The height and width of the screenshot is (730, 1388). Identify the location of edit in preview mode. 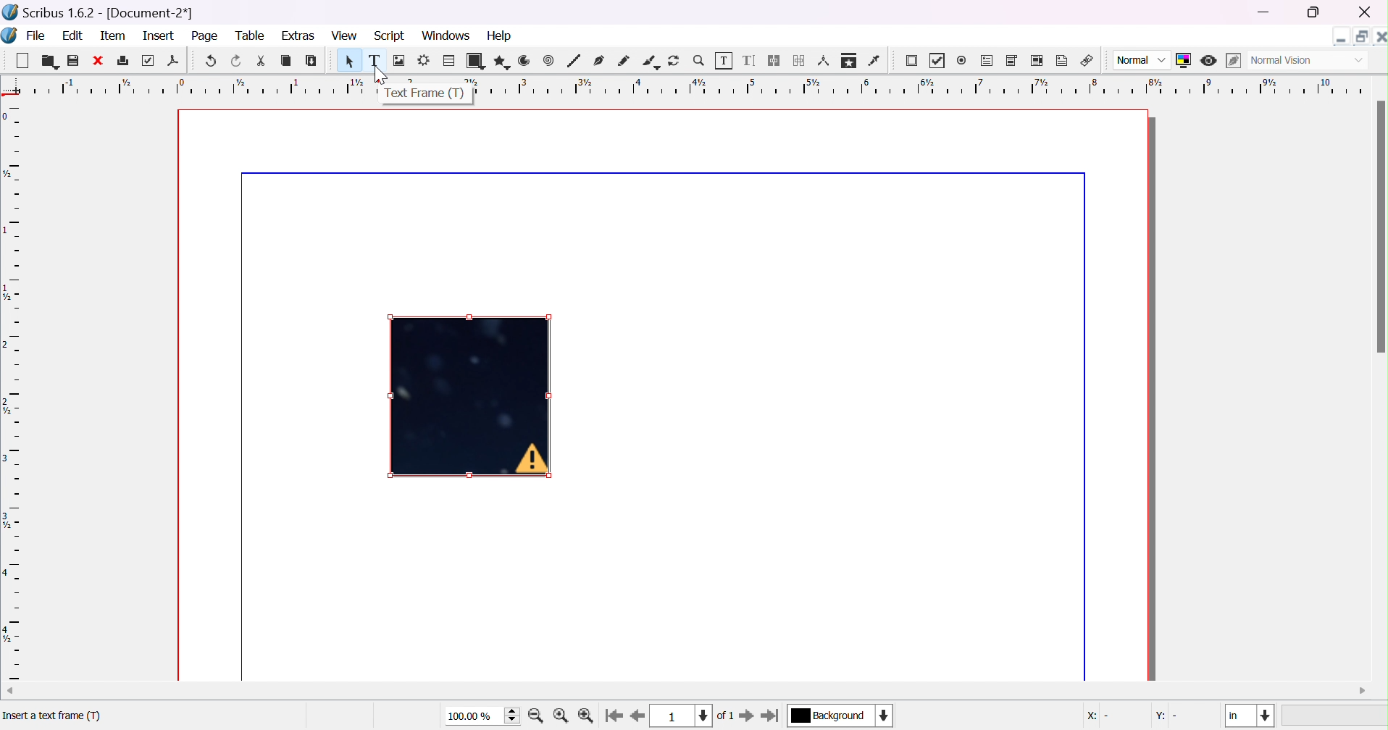
(1231, 61).